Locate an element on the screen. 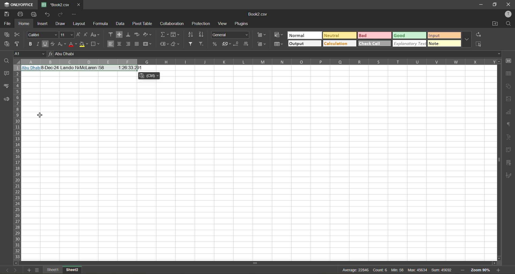 The image size is (515, 274). named ranges is located at coordinates (164, 43).